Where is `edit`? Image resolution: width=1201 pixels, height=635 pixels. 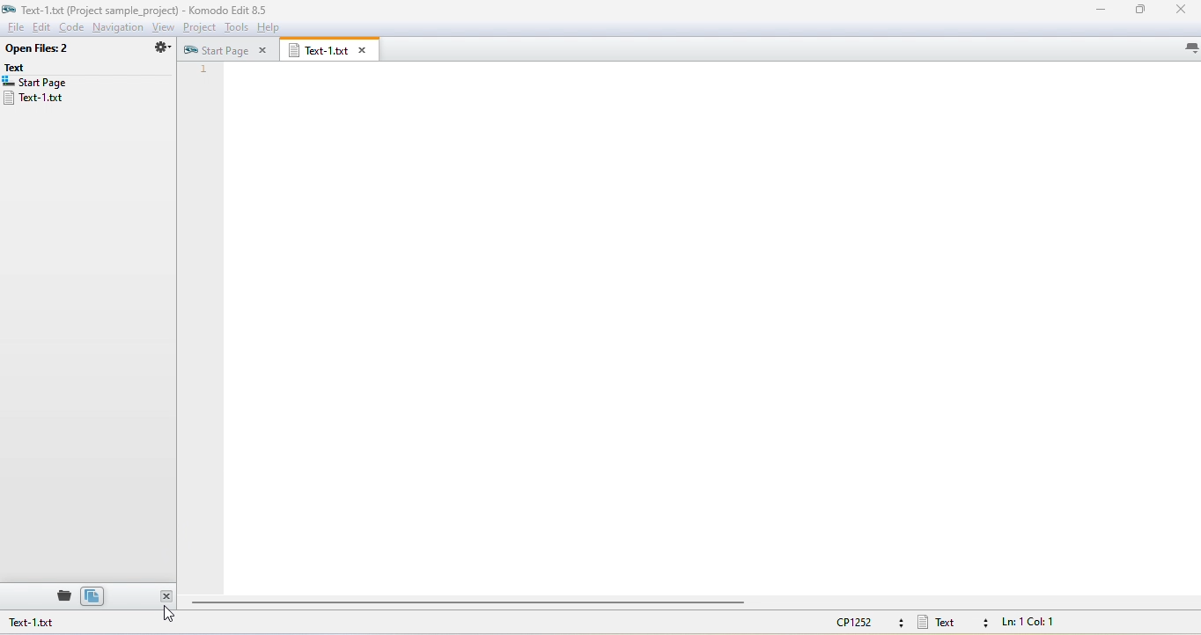
edit is located at coordinates (42, 27).